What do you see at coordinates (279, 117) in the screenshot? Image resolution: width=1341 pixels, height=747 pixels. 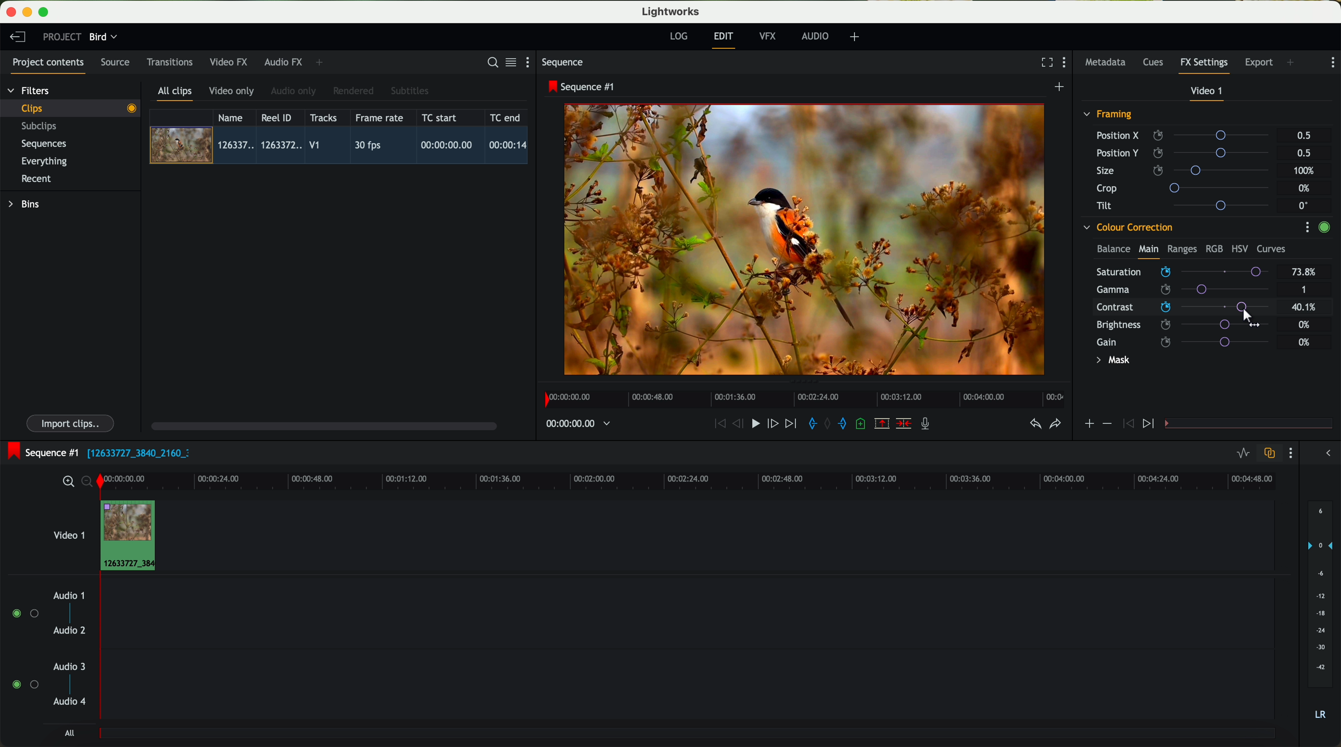 I see `Reel ID` at bounding box center [279, 117].